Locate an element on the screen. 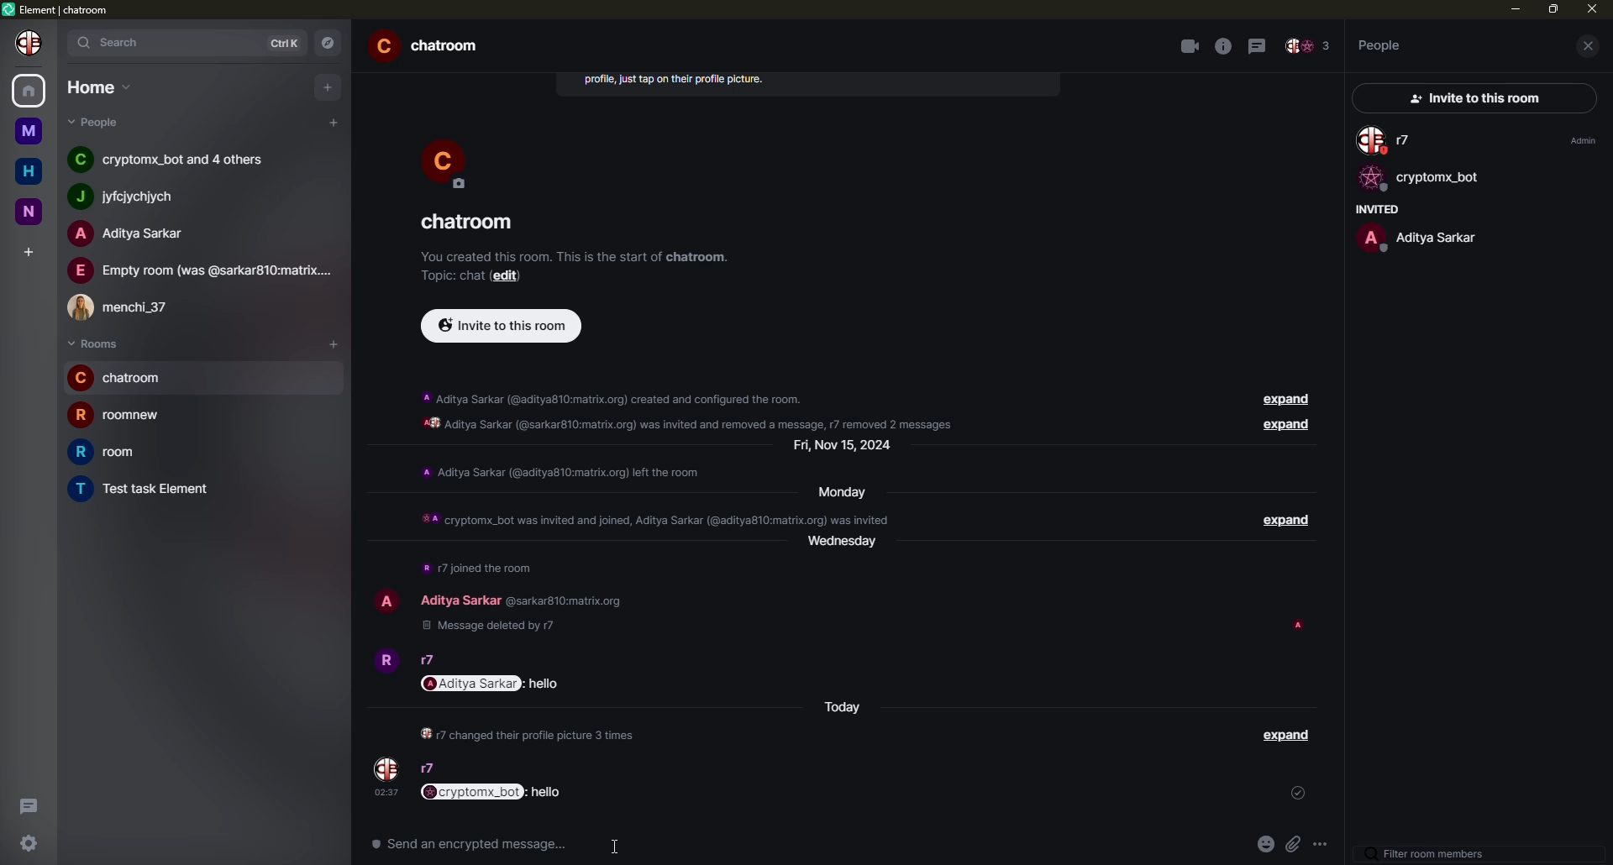  m is located at coordinates (28, 131).